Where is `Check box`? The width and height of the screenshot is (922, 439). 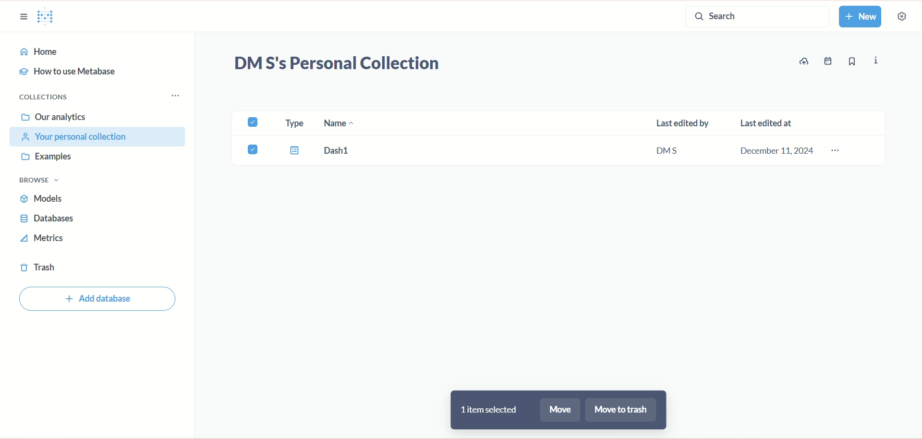 Check box is located at coordinates (254, 150).